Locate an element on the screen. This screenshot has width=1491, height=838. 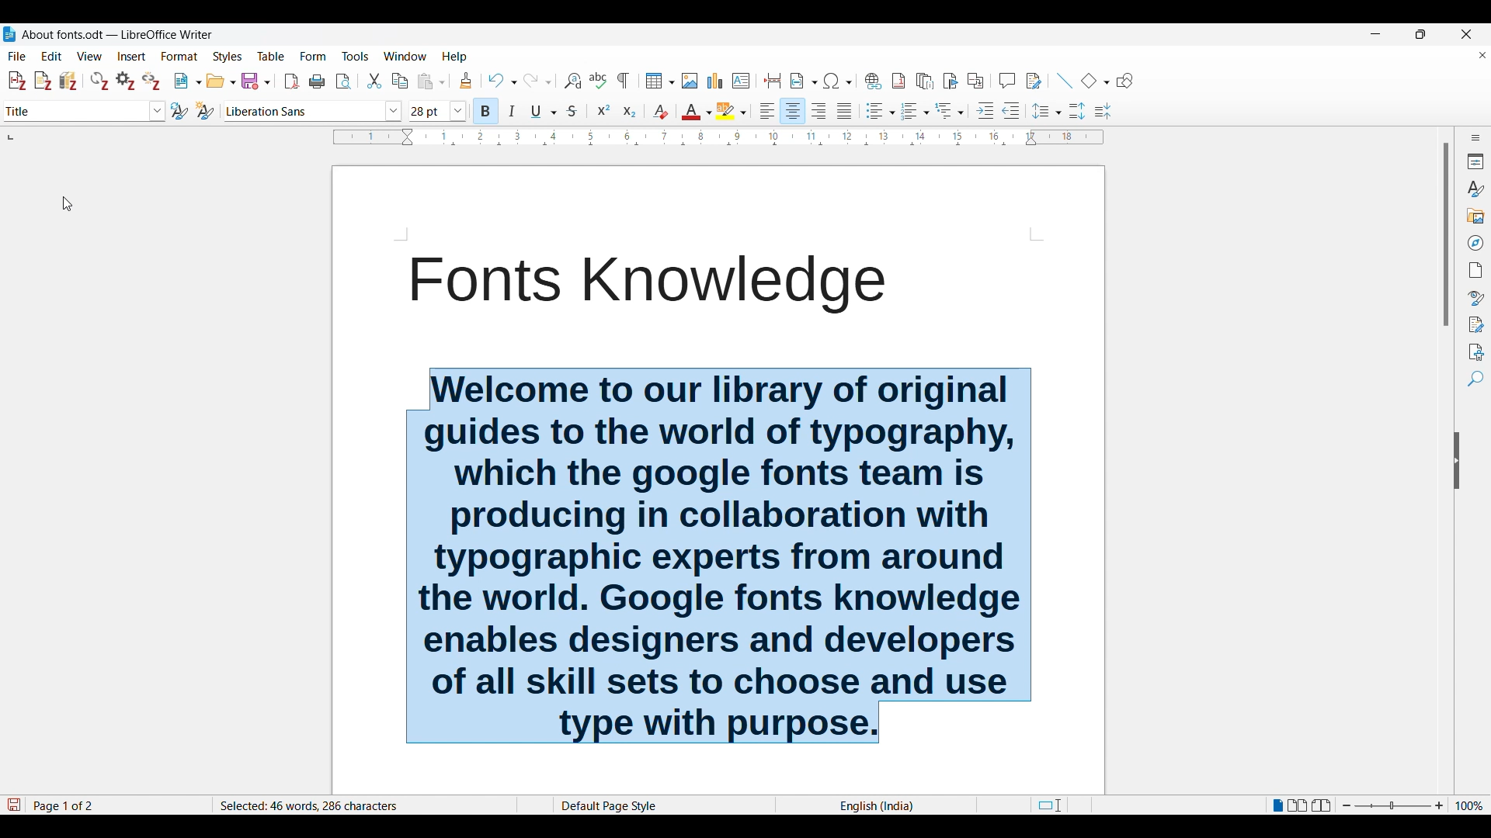
Find is located at coordinates (1476, 379).